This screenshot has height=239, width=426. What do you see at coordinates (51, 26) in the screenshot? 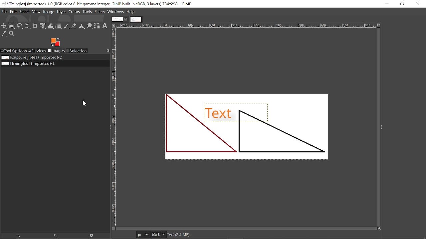
I see `Wrap text tool` at bounding box center [51, 26].